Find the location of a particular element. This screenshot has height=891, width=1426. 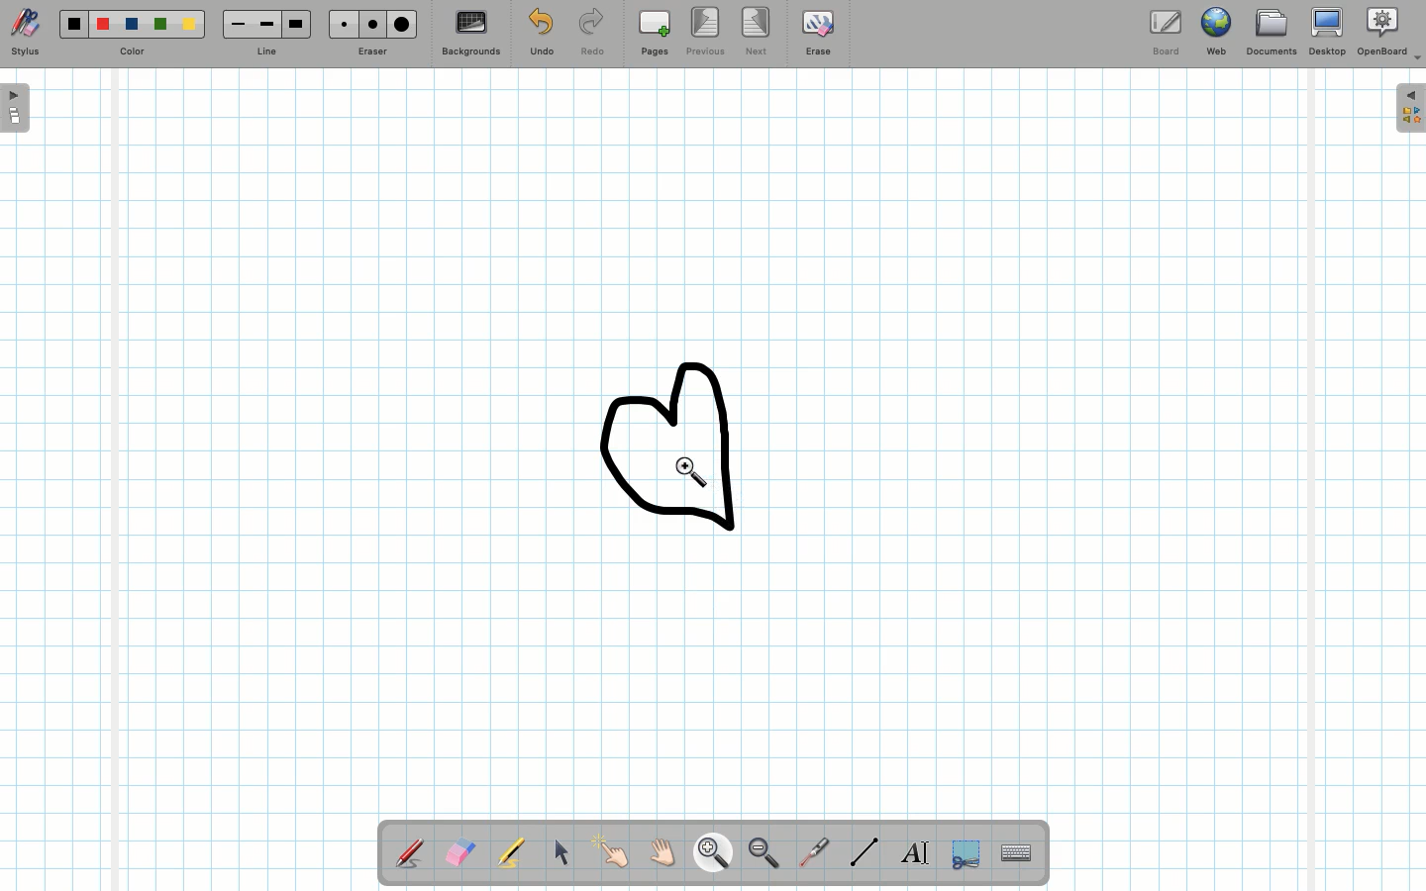

Laser pointer is located at coordinates (815, 849).